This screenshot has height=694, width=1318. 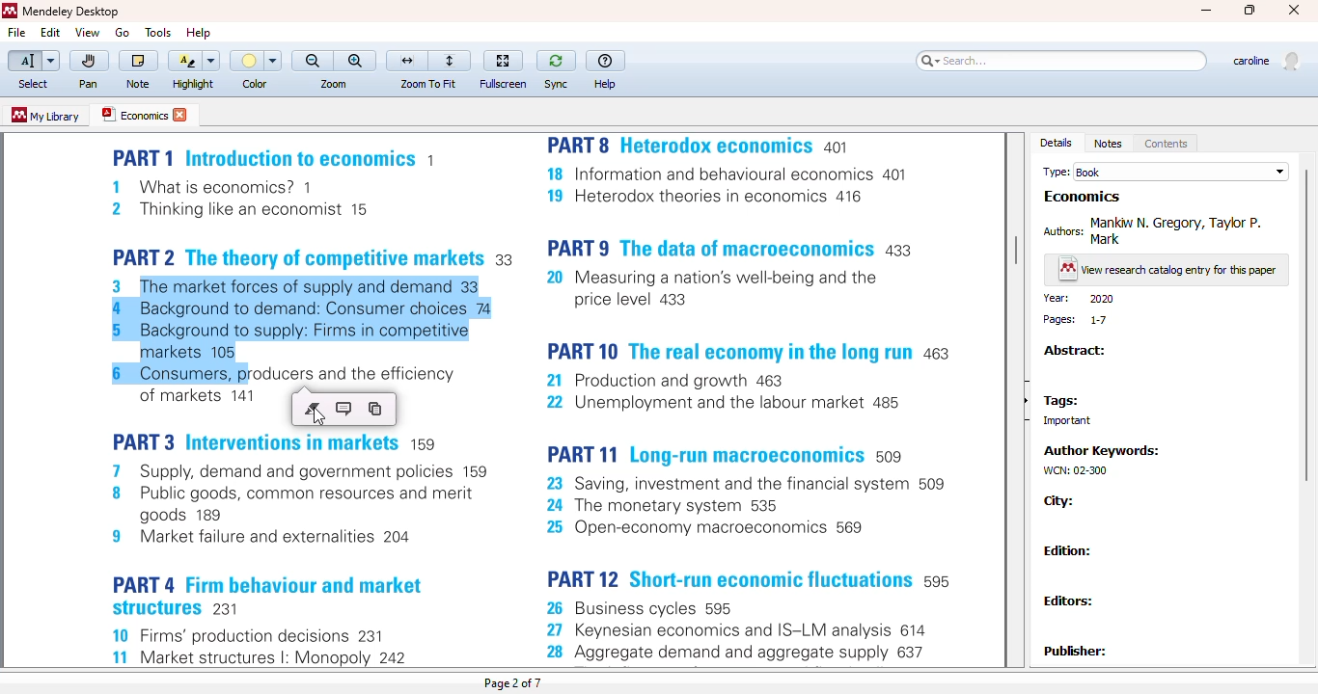 What do you see at coordinates (556, 84) in the screenshot?
I see `sync` at bounding box center [556, 84].